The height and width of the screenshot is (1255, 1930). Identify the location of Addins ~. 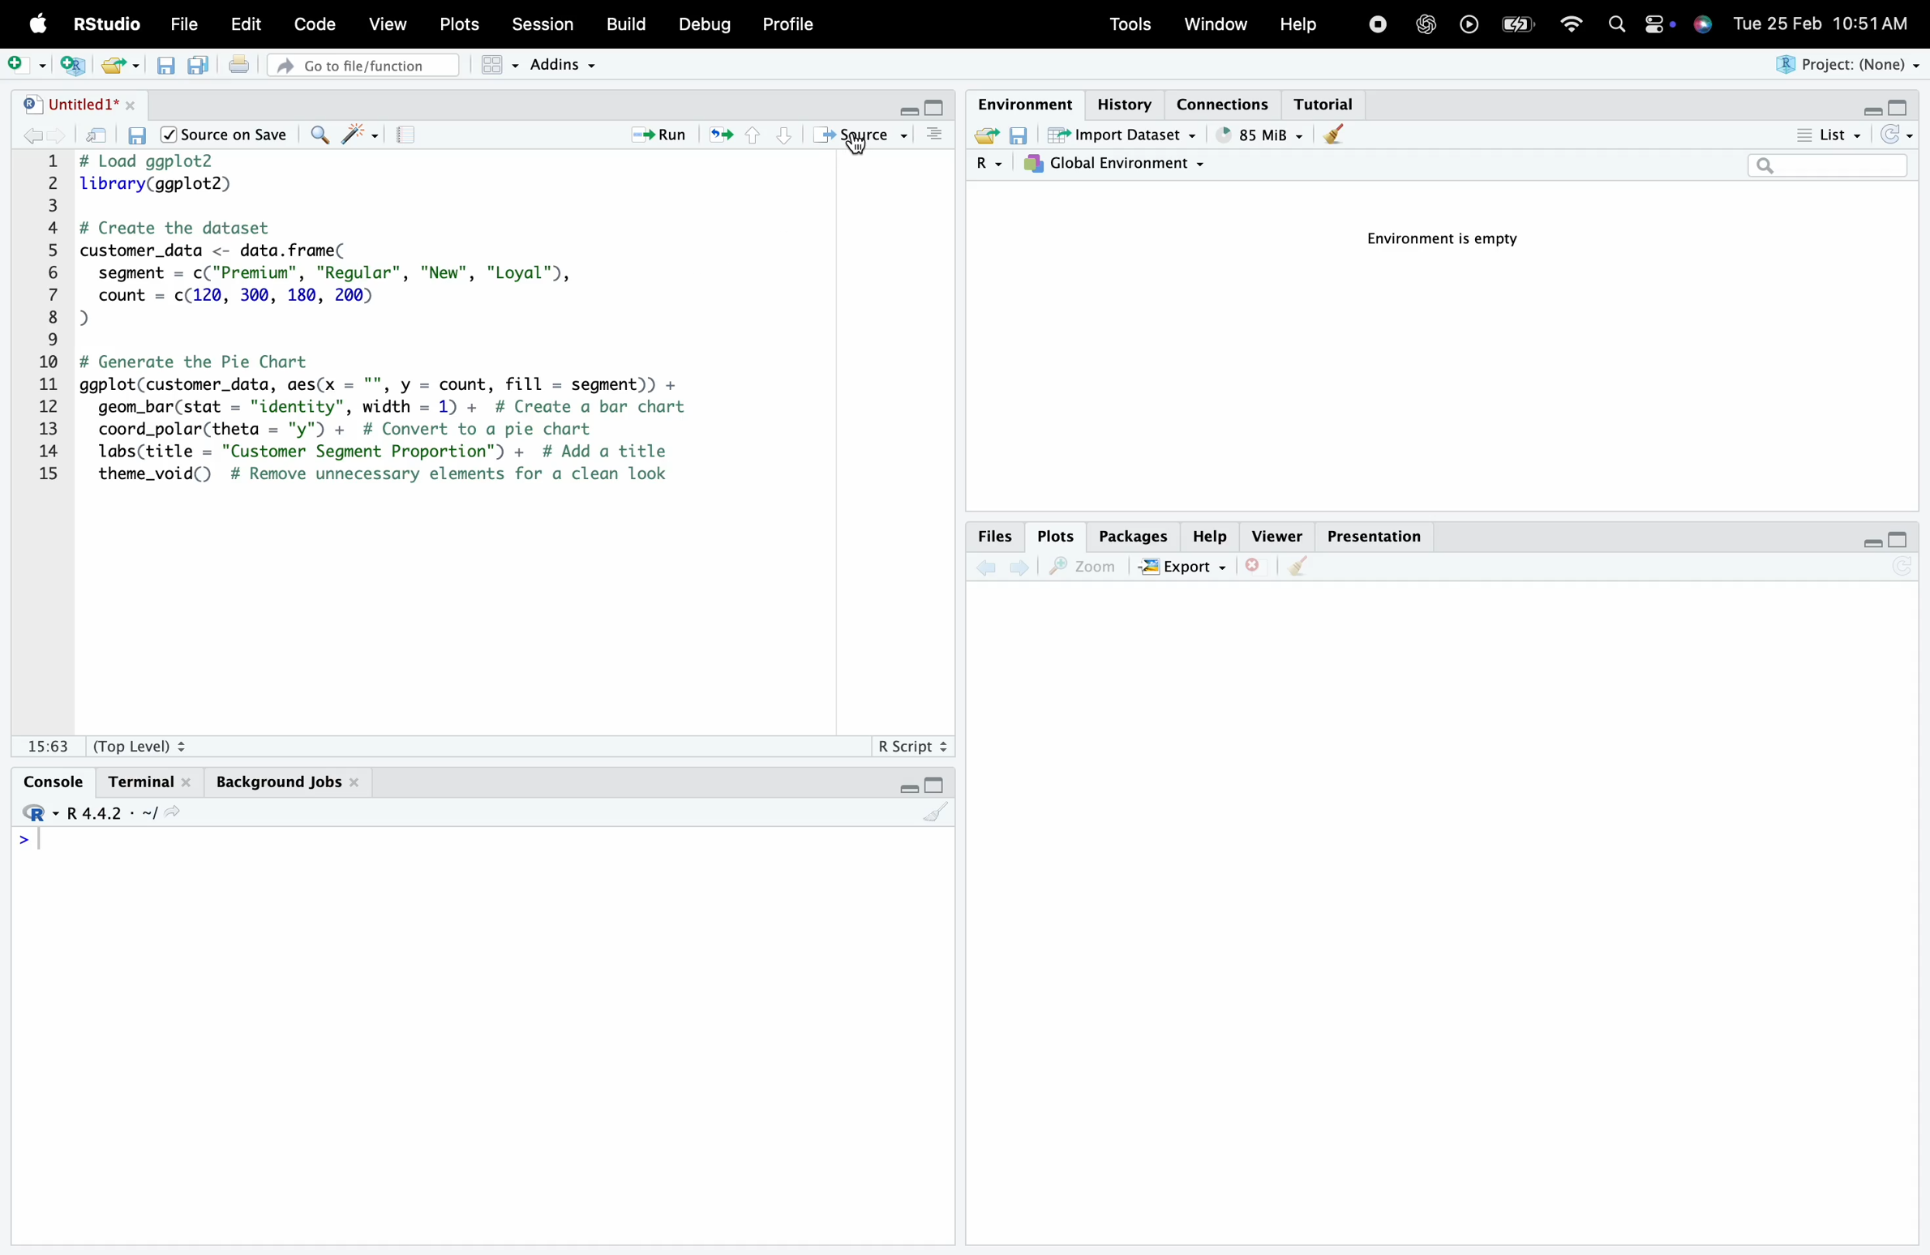
(568, 66).